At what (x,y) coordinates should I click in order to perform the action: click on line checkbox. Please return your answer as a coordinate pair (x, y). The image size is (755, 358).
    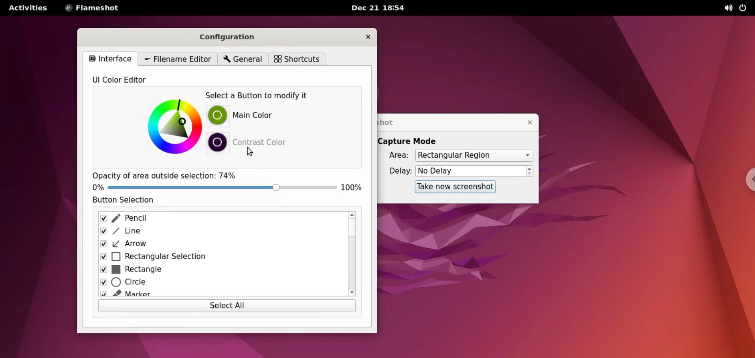
    Looking at the image, I should click on (218, 232).